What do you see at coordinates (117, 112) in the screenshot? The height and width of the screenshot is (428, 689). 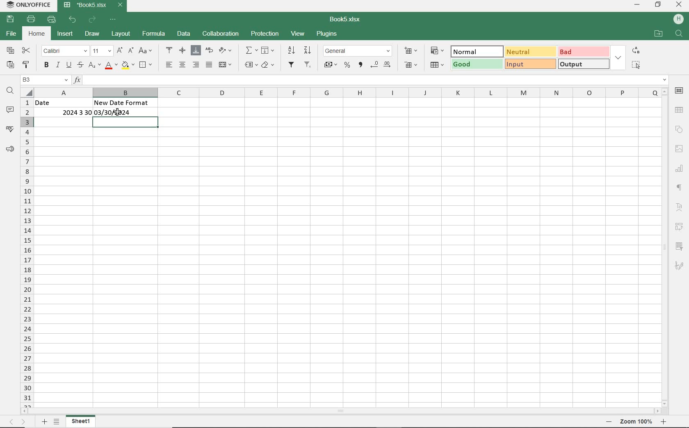 I see `FORMULA RETURN` at bounding box center [117, 112].